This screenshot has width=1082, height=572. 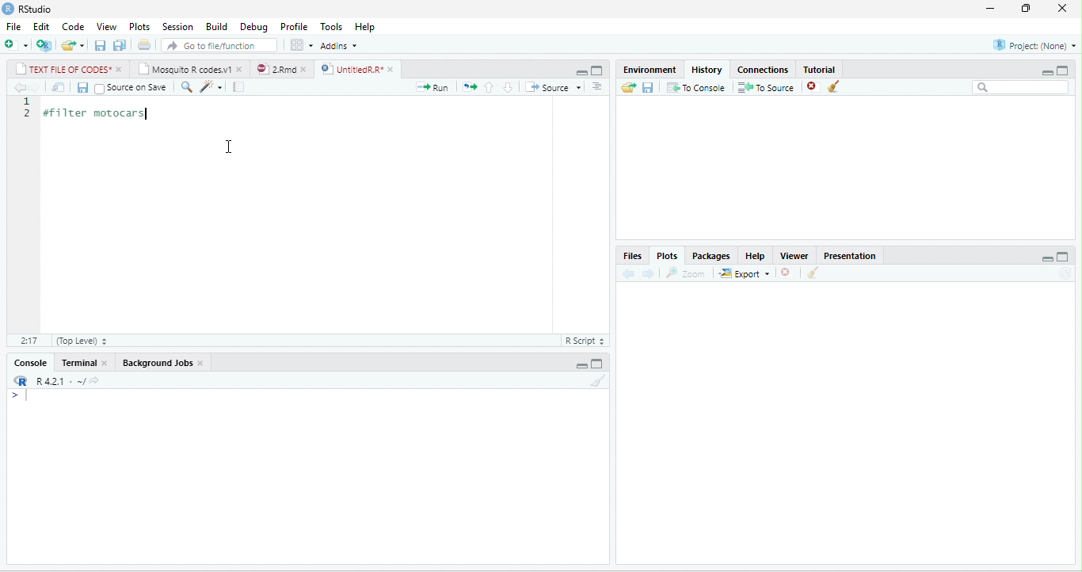 What do you see at coordinates (364, 27) in the screenshot?
I see `Help` at bounding box center [364, 27].